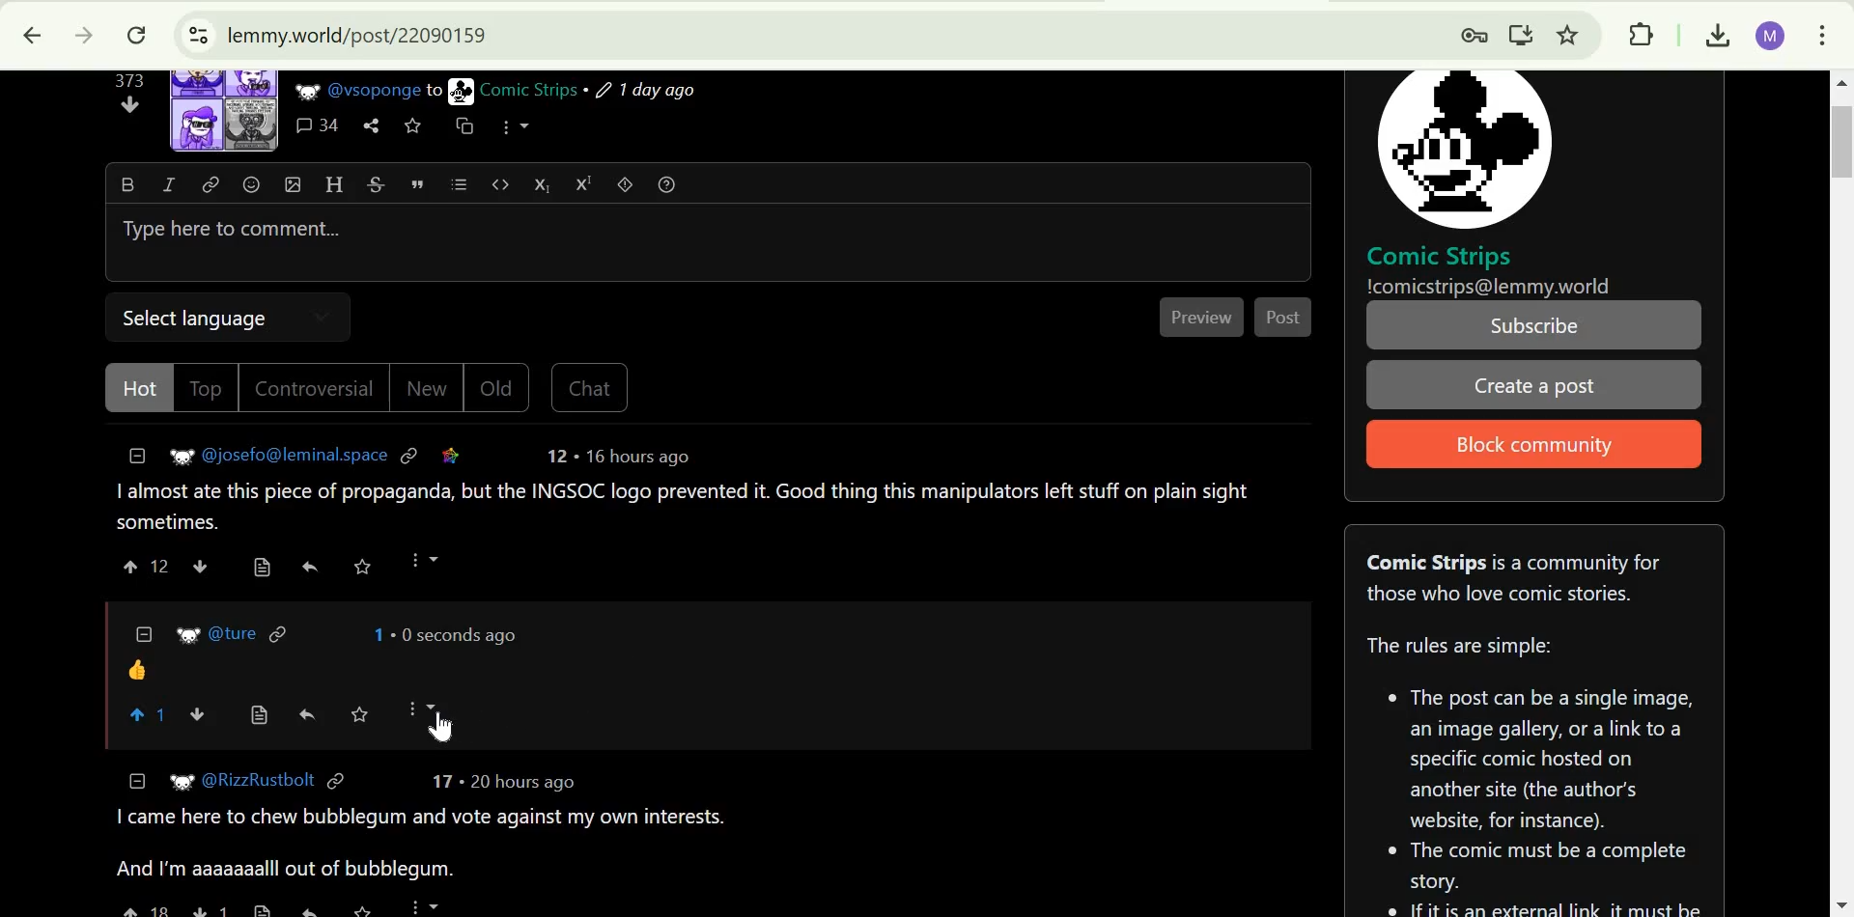  Describe the element at coordinates (138, 456) in the screenshot. I see `collapse` at that location.